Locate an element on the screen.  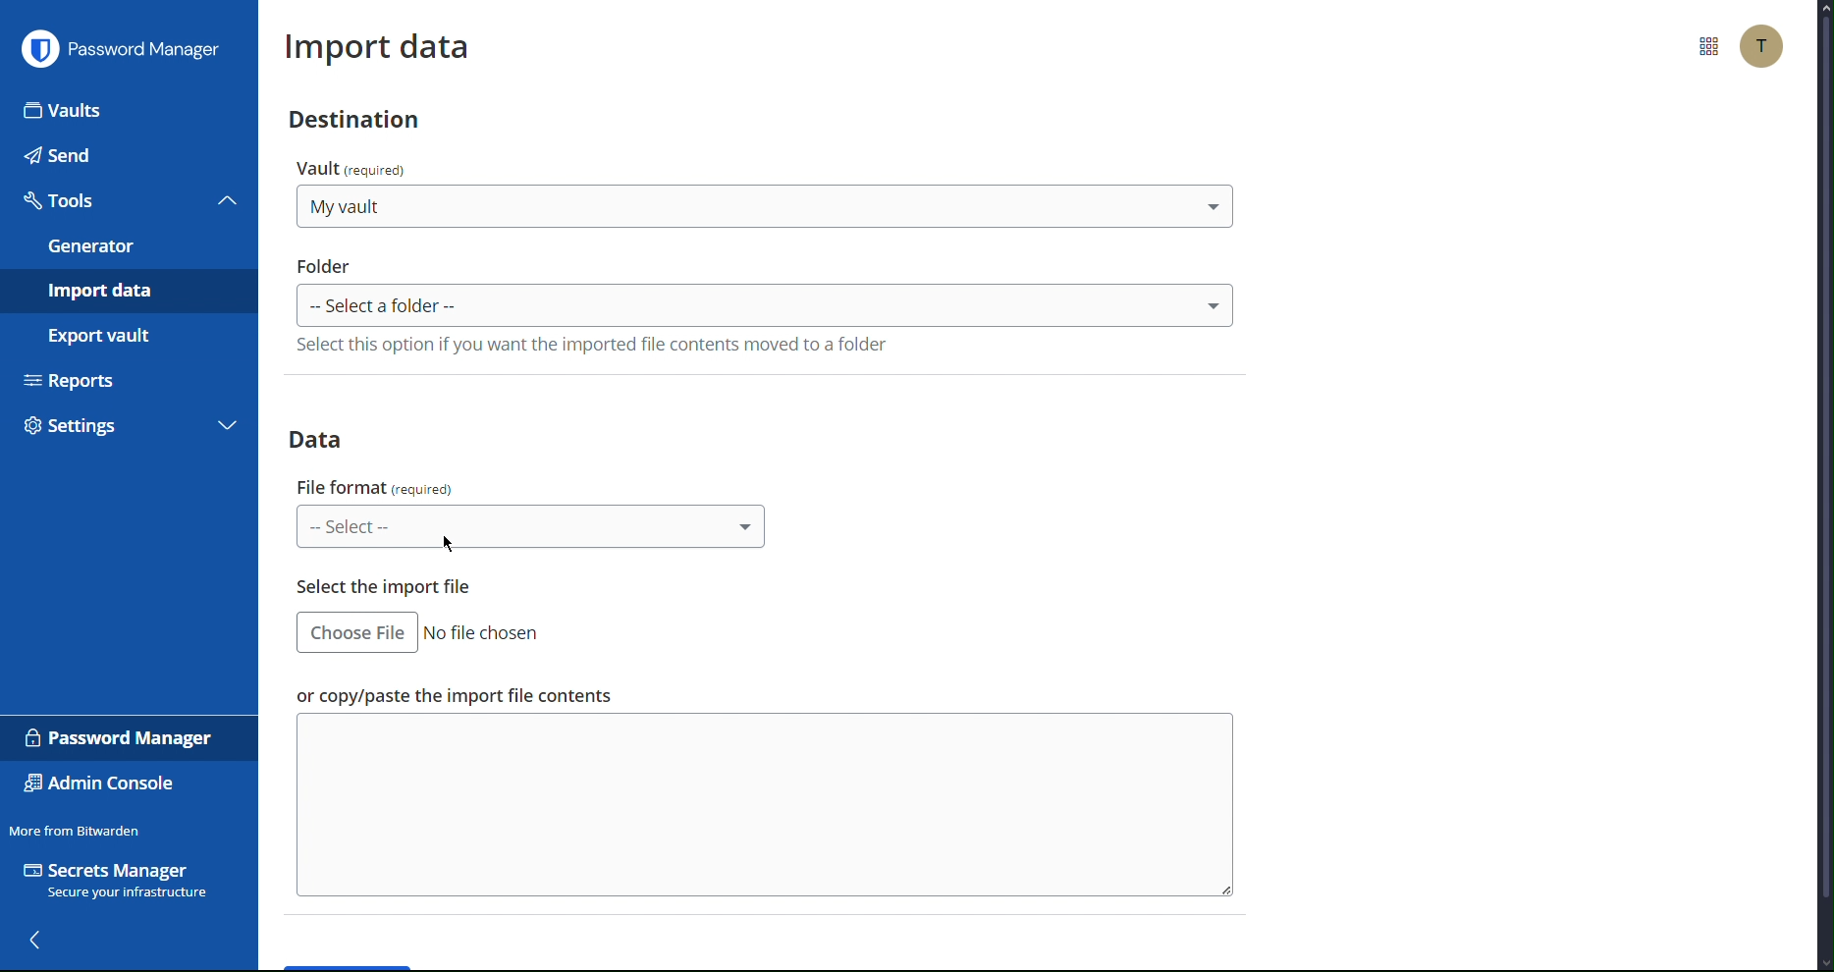
Send is located at coordinates (127, 155).